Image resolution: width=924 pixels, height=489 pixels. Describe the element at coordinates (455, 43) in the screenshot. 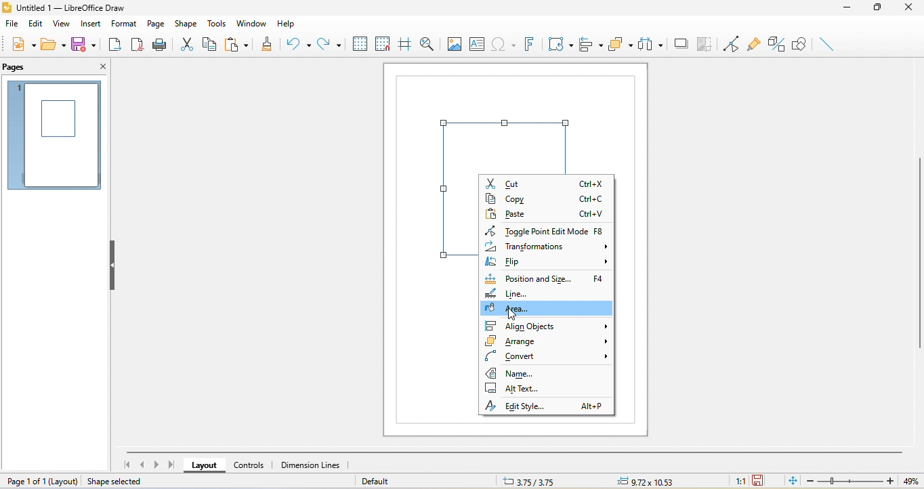

I see `image` at that location.